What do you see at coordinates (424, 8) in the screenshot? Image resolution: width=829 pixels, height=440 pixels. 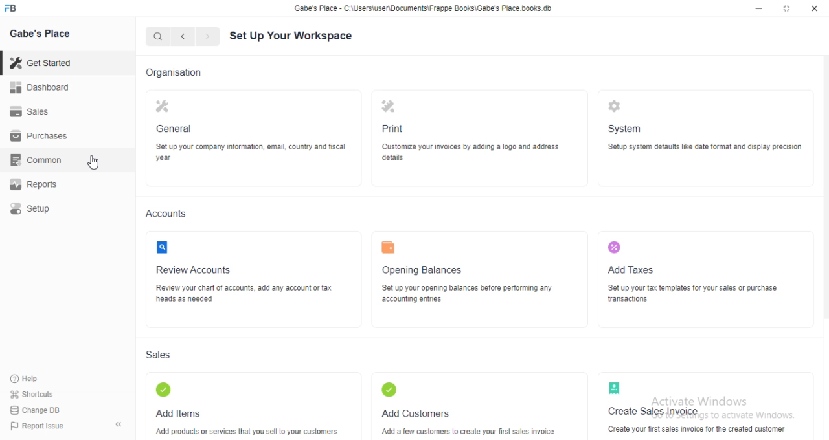 I see `‘Gabe's Place - C \Users\usenDocuments\Frappe Books\Gabe's Place books db` at bounding box center [424, 8].